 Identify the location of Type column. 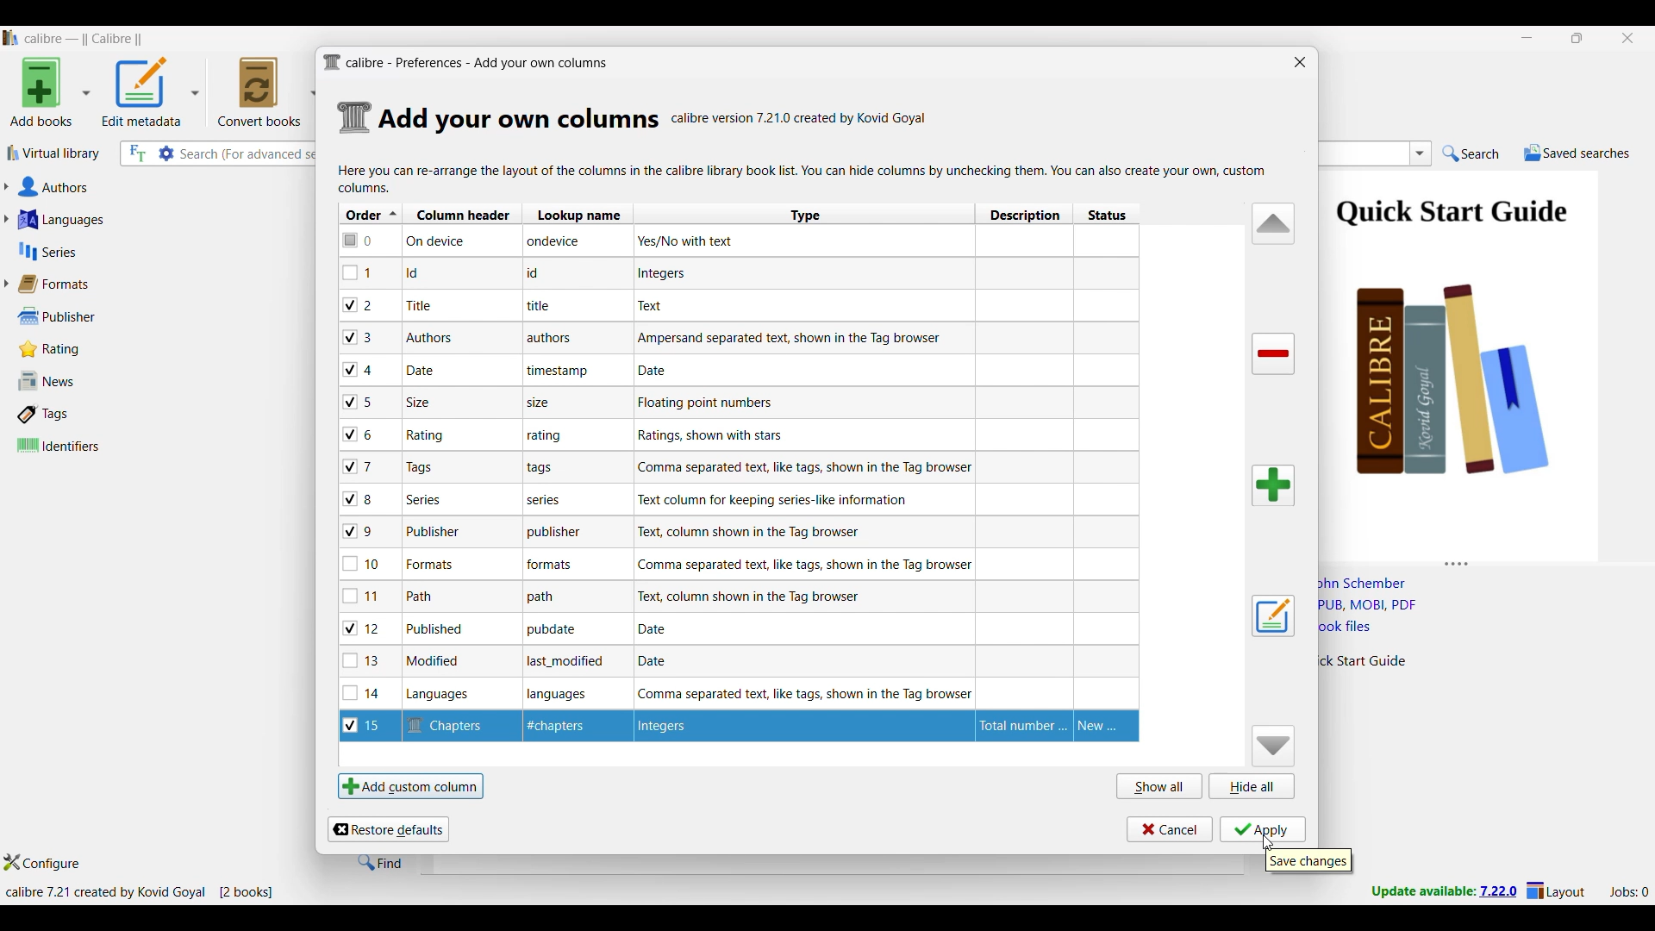
(804, 214).